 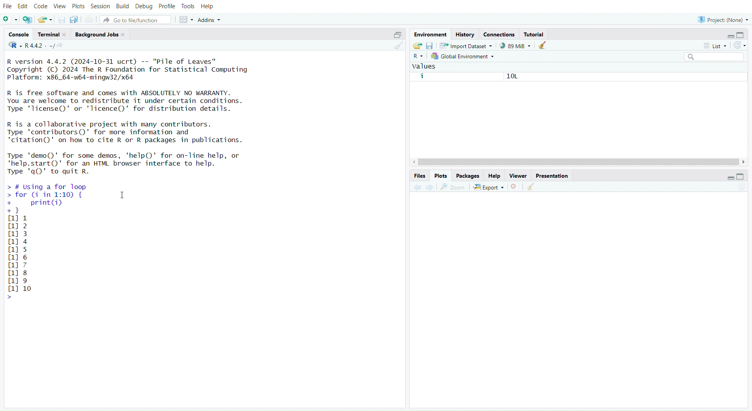 What do you see at coordinates (452, 187) in the screenshot?
I see `zoom` at bounding box center [452, 187].